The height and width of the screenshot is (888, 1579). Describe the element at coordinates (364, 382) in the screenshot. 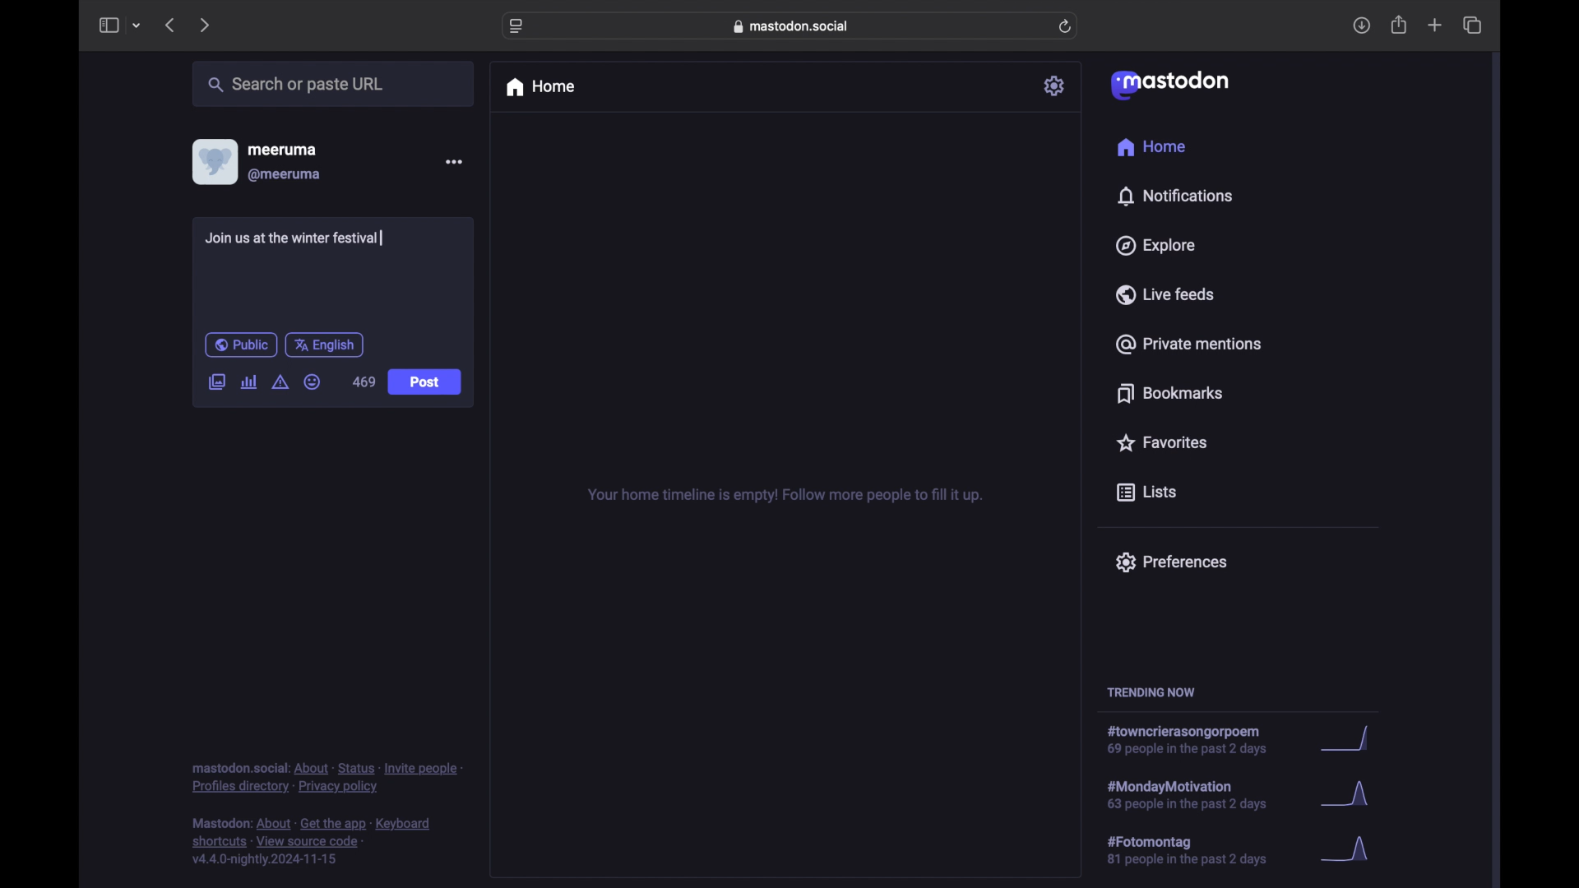

I see `469` at that location.